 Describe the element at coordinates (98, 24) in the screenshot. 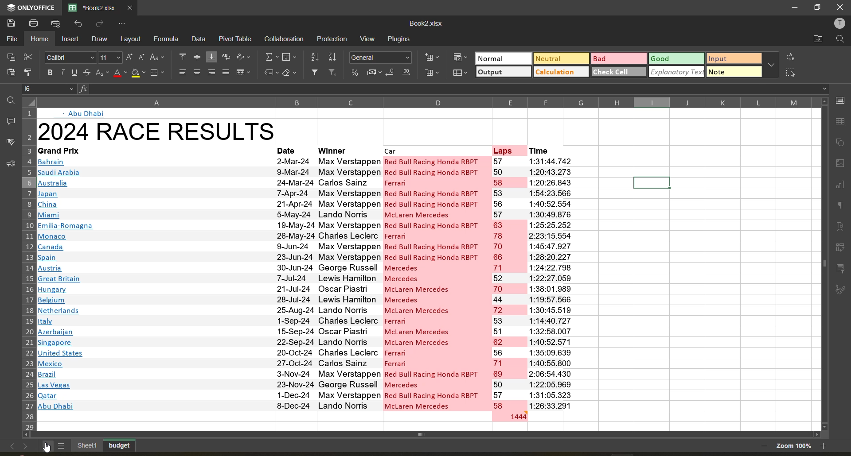

I see `redo` at that location.